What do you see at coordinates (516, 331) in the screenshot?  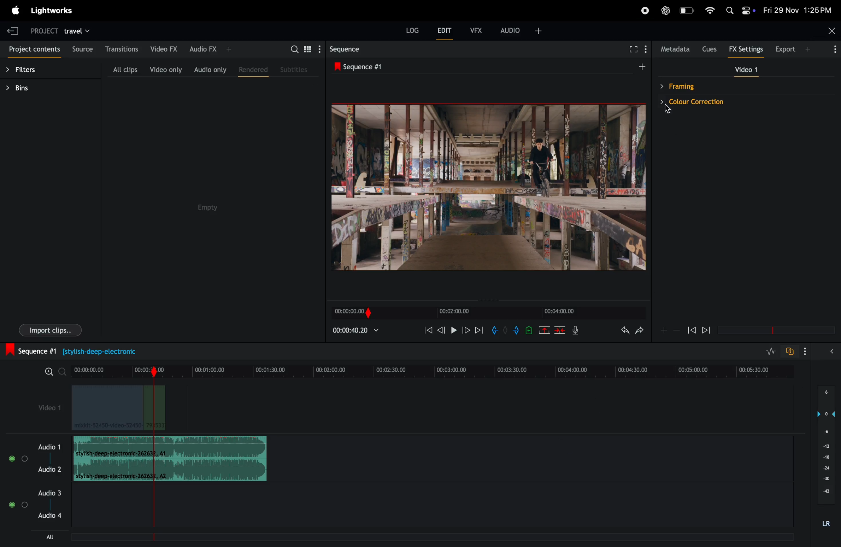 I see `add out mark to current position` at bounding box center [516, 331].